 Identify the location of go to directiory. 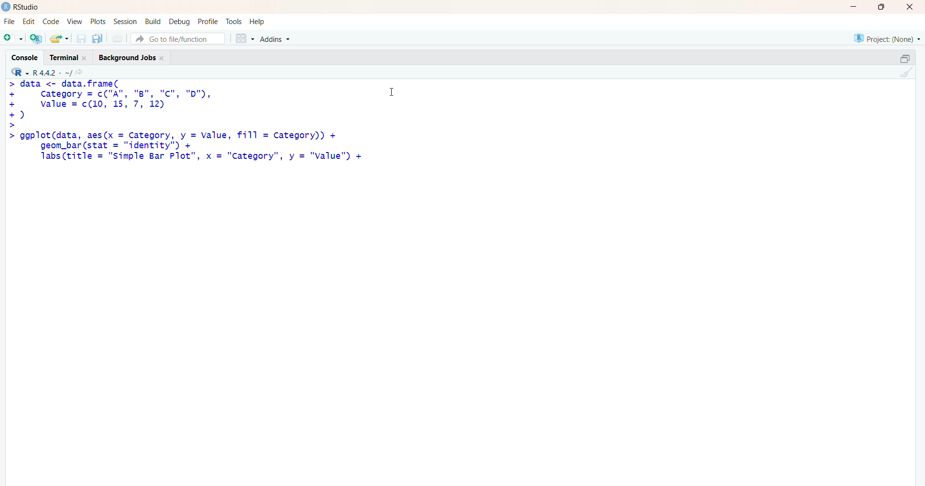
(81, 72).